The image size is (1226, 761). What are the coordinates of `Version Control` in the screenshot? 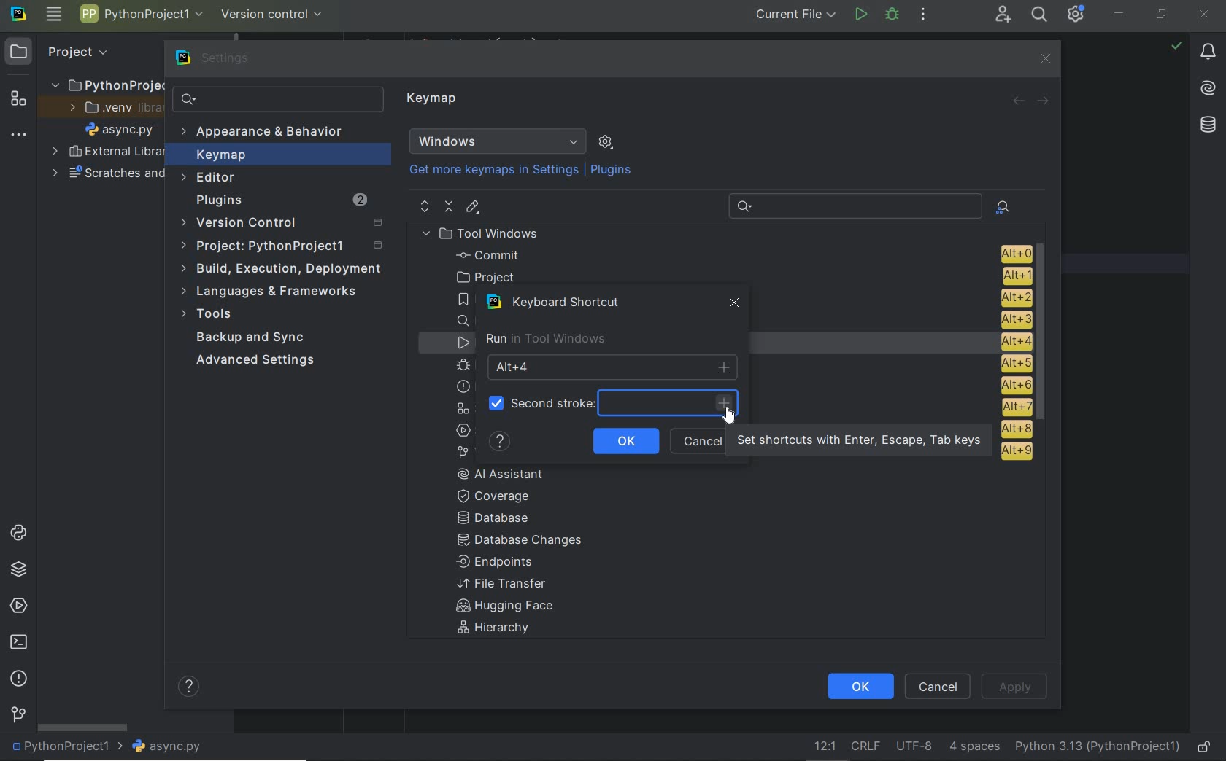 It's located at (281, 224).